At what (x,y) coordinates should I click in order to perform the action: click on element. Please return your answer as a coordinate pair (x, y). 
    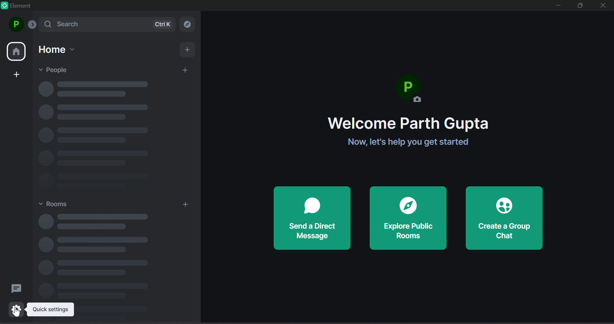
    Looking at the image, I should click on (20, 7).